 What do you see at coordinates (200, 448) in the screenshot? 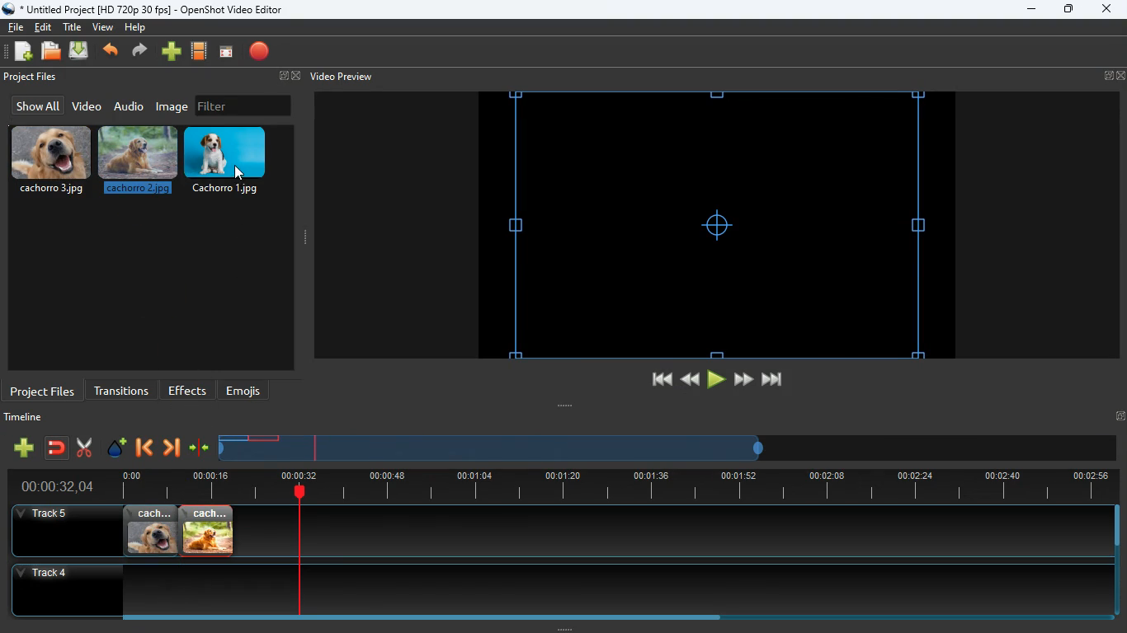
I see `compress` at bounding box center [200, 448].